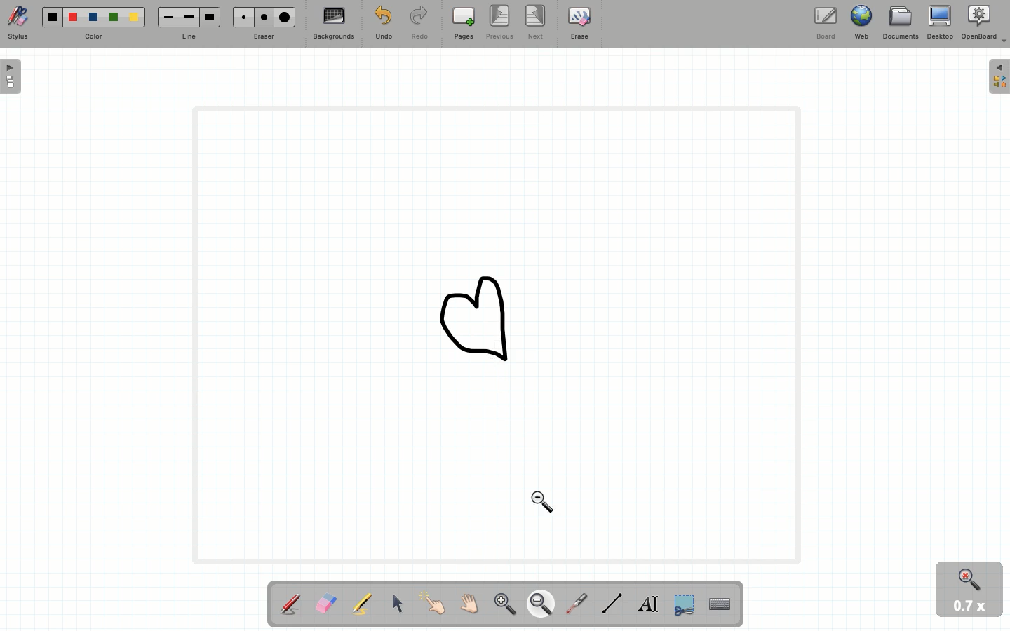 This screenshot has width=1010, height=631. I want to click on Color, so click(94, 25).